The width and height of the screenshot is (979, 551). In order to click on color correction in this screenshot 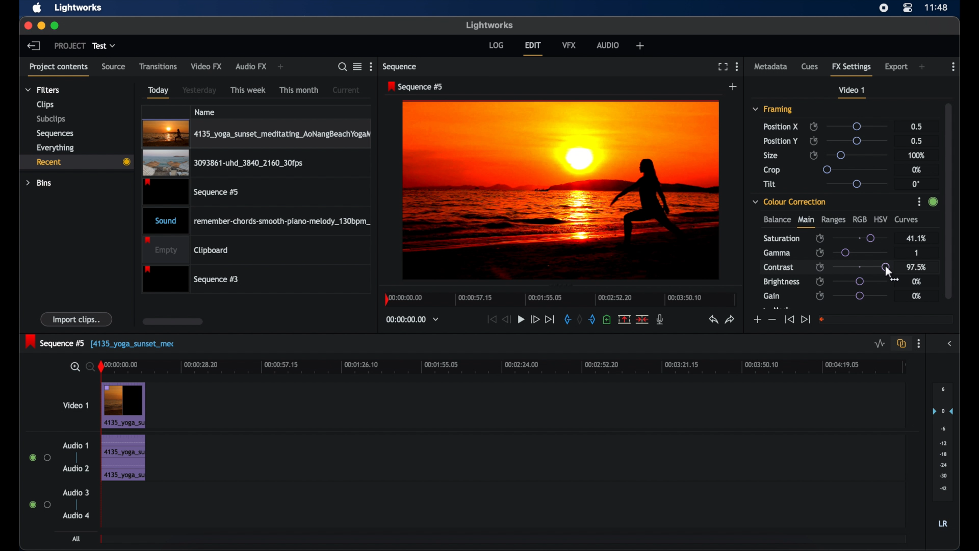, I will do `click(790, 201)`.